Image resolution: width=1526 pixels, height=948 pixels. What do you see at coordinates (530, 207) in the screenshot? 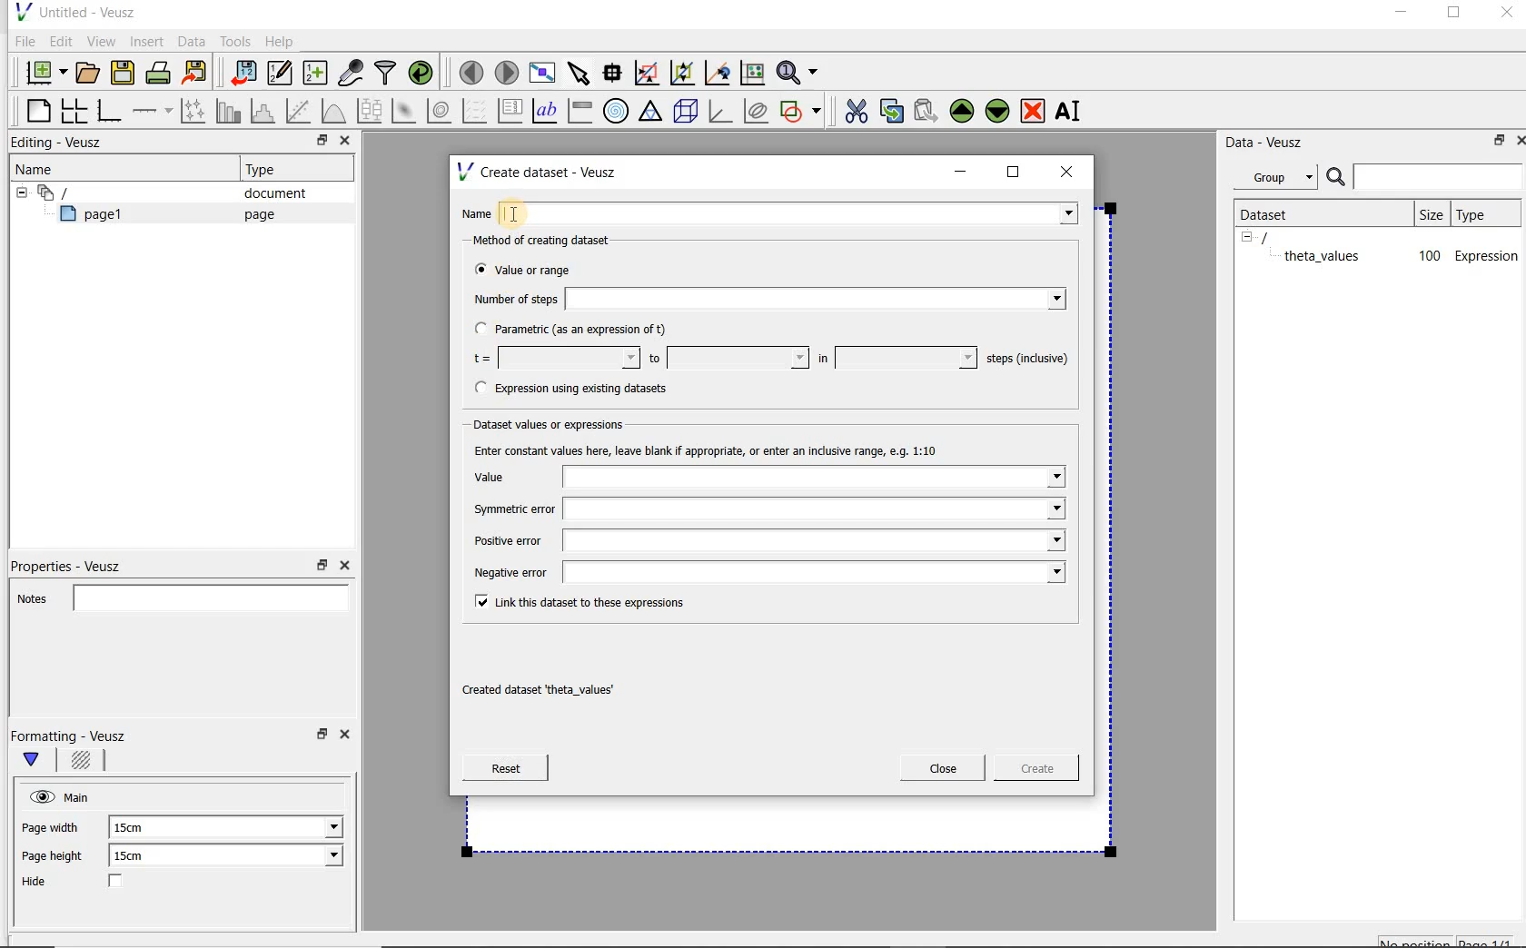
I see `Cursor` at bounding box center [530, 207].